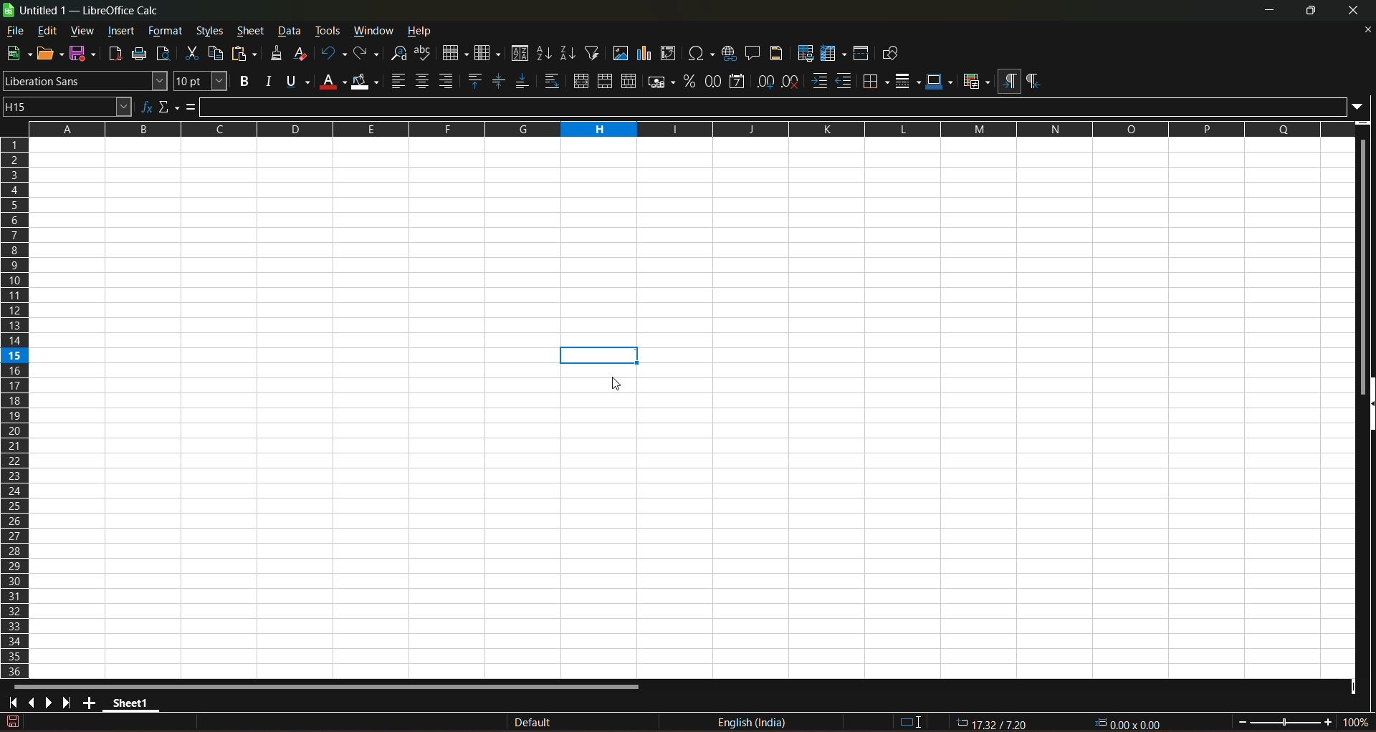 The height and width of the screenshot is (732, 1376). What do you see at coordinates (47, 31) in the screenshot?
I see `edit` at bounding box center [47, 31].